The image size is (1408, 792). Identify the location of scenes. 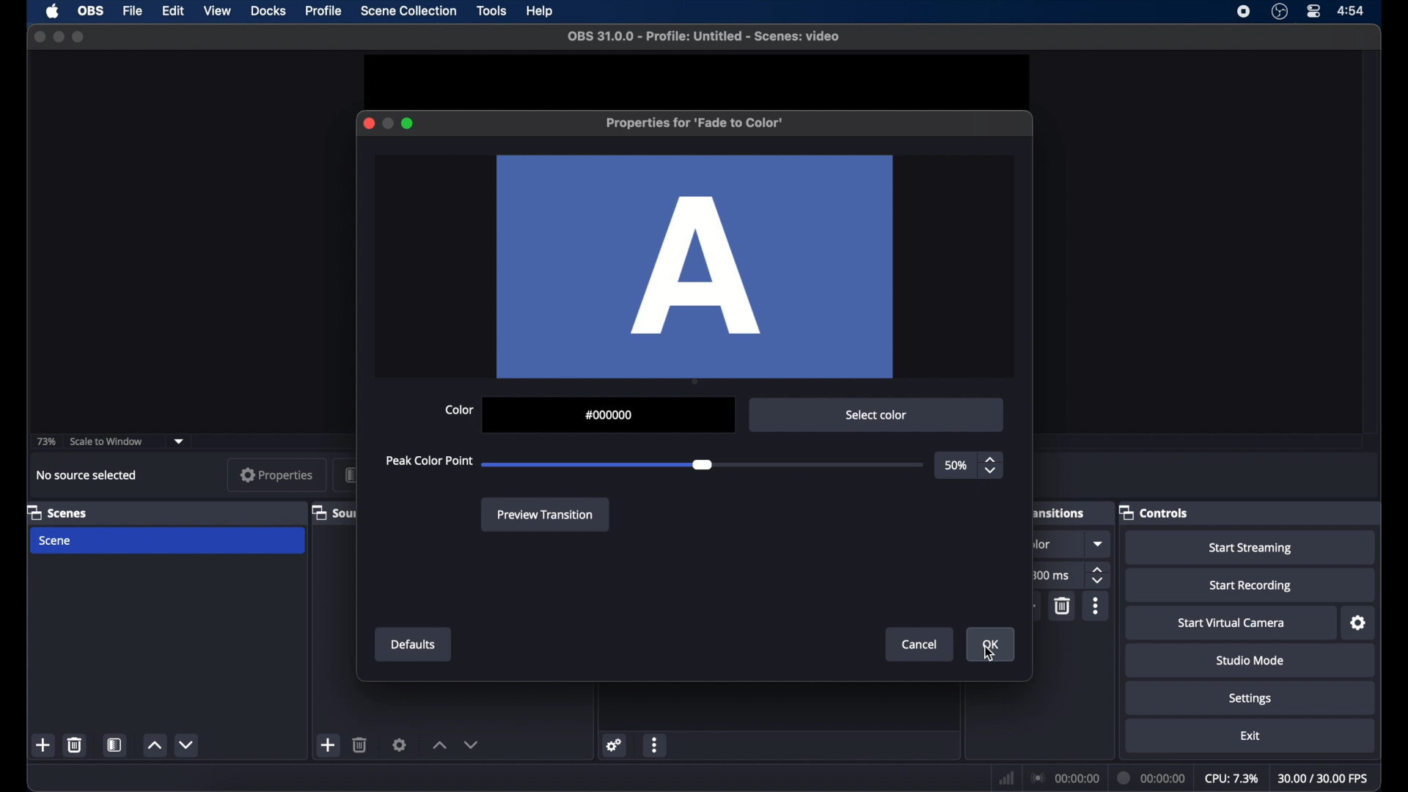
(56, 512).